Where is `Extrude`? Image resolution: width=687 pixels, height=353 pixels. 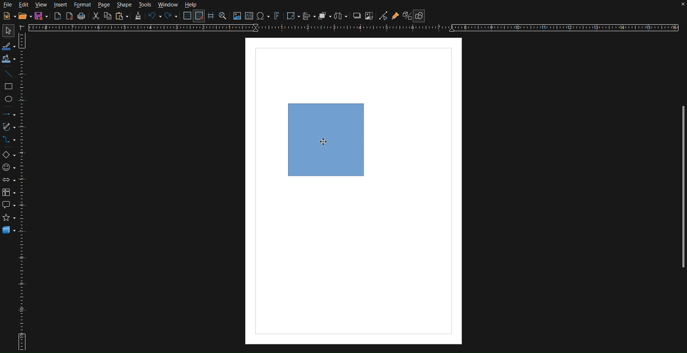
Extrude is located at coordinates (405, 15).